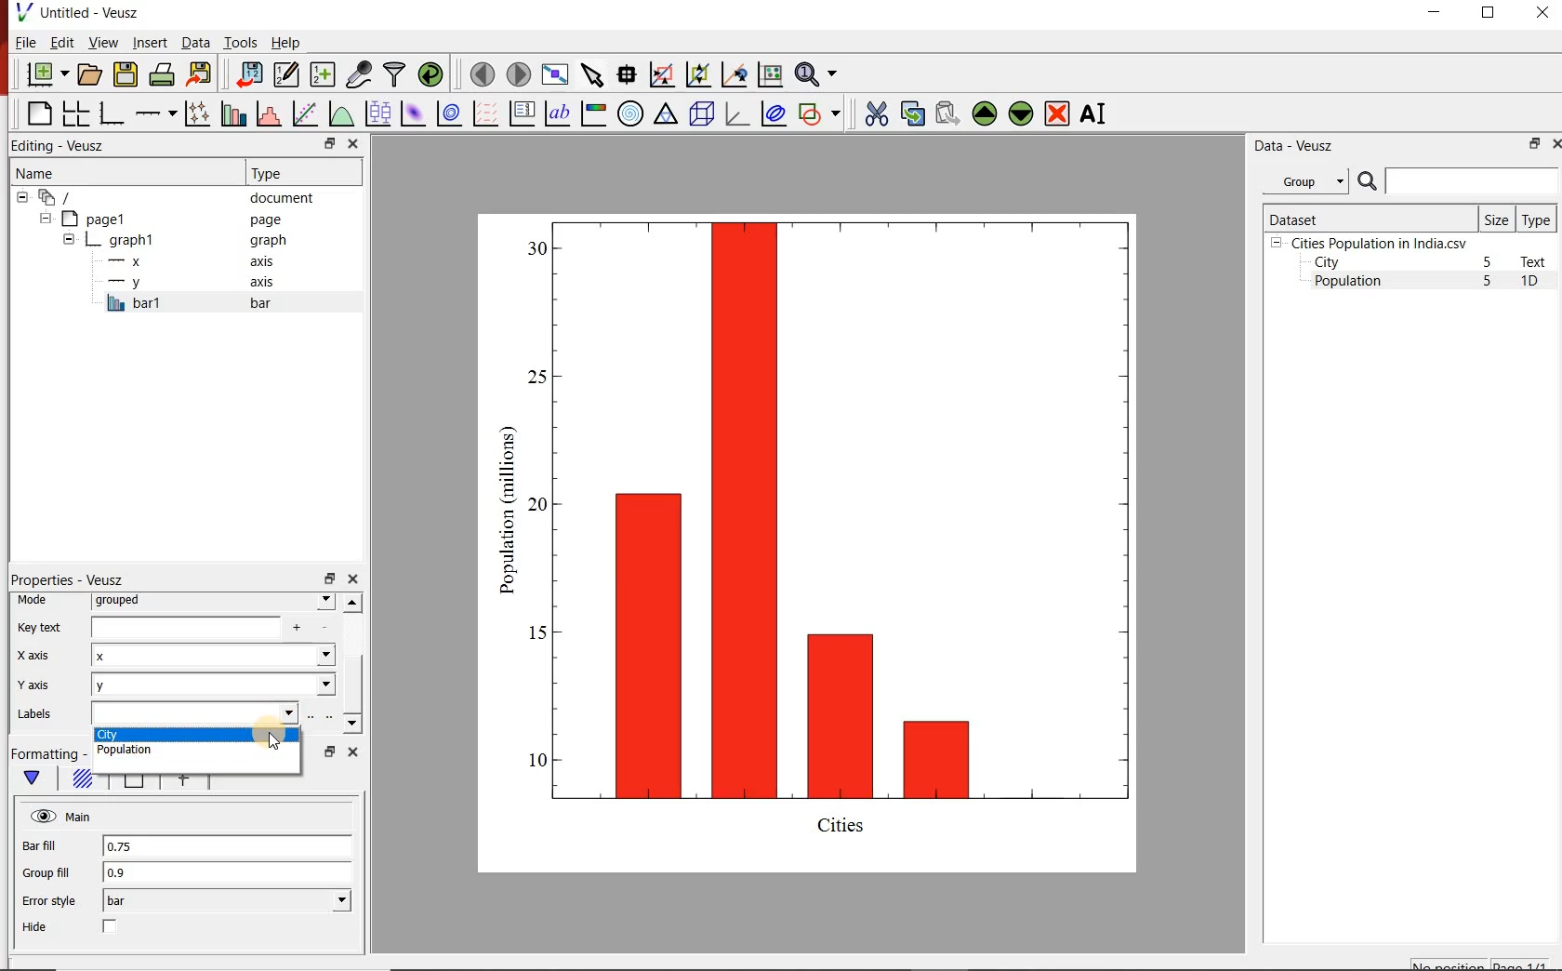  What do you see at coordinates (273, 738) in the screenshot?
I see `cursor` at bounding box center [273, 738].